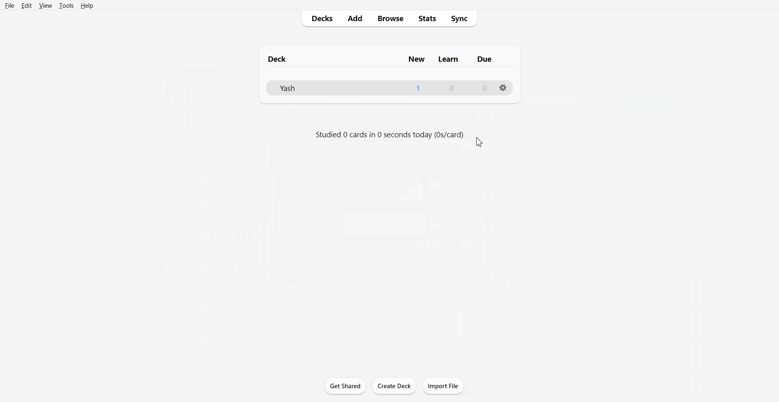 Image resolution: width=779 pixels, height=402 pixels. Describe the element at coordinates (355, 19) in the screenshot. I see `Add` at that location.